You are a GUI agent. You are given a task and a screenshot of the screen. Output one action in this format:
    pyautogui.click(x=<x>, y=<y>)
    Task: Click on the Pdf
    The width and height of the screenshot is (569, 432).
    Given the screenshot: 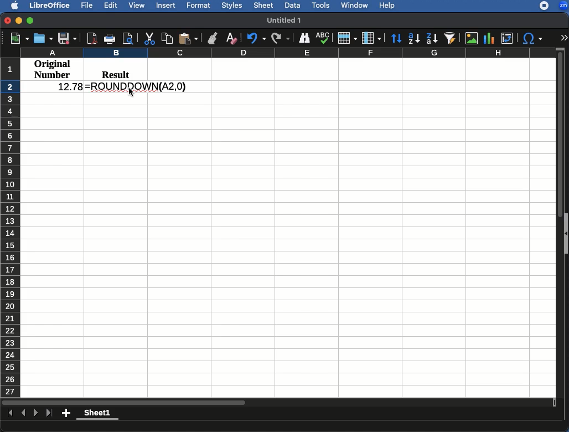 What is the action you would take?
    pyautogui.click(x=91, y=38)
    